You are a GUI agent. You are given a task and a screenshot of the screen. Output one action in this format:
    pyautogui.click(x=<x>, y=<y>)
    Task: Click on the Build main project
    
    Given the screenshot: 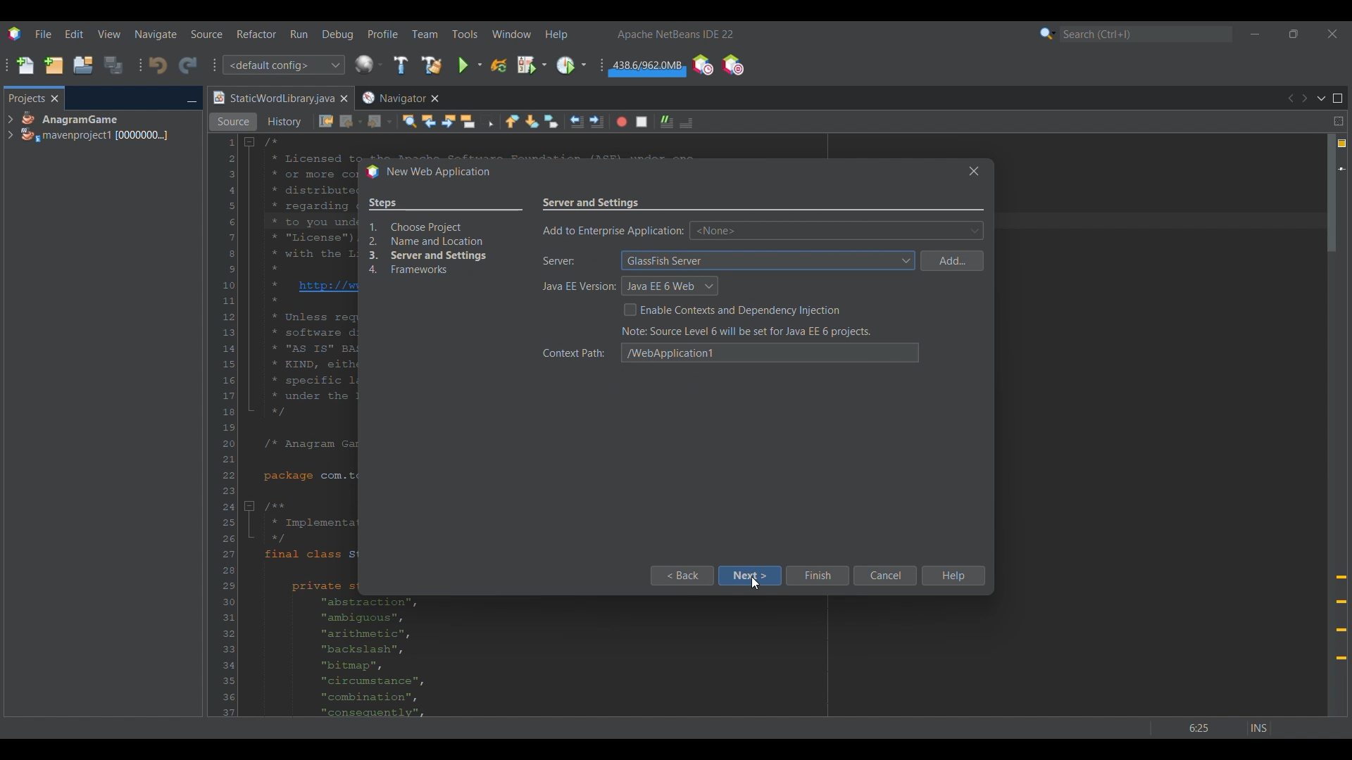 What is the action you would take?
    pyautogui.click(x=400, y=65)
    